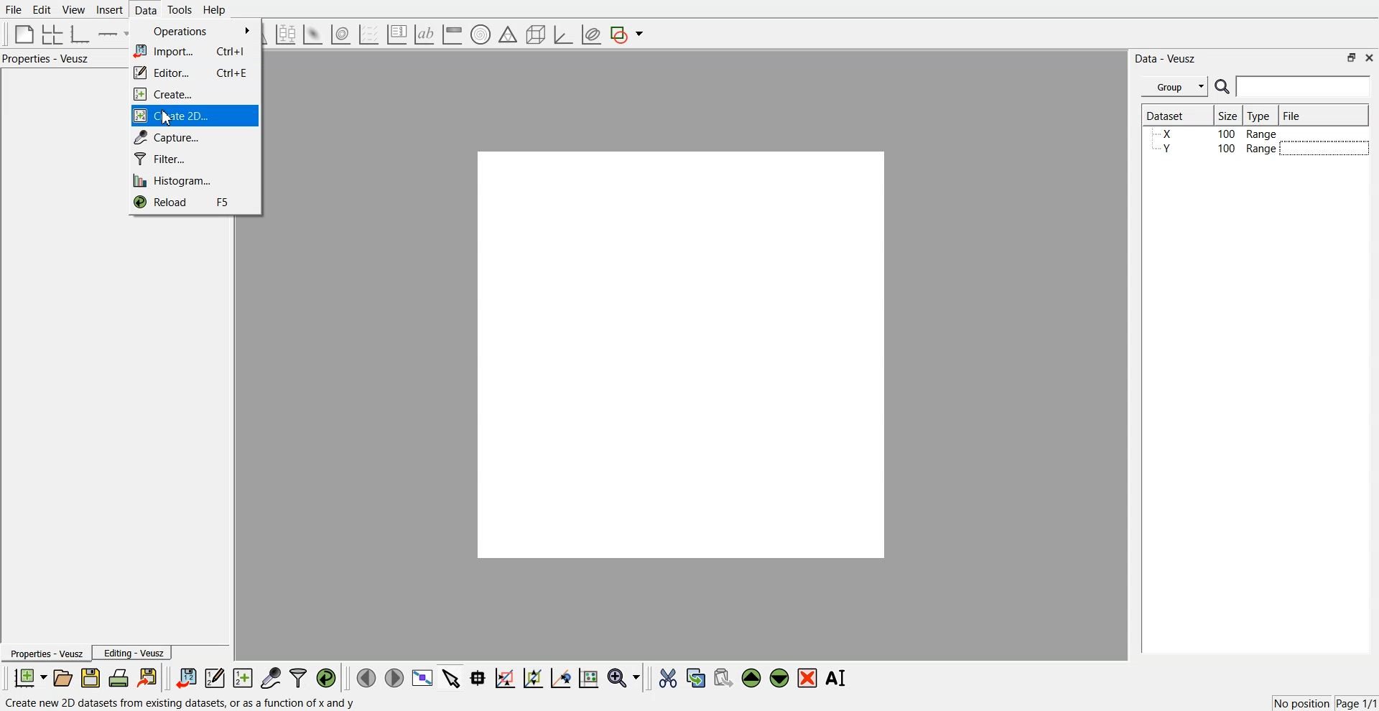 The image size is (1379, 711). I want to click on View plot full screen, so click(423, 677).